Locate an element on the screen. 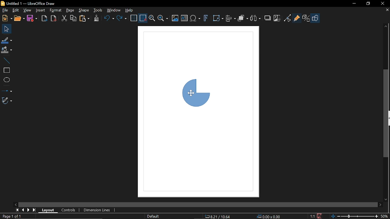 This screenshot has width=390, height=219. 50% (Current Zoom) is located at coordinates (385, 215).